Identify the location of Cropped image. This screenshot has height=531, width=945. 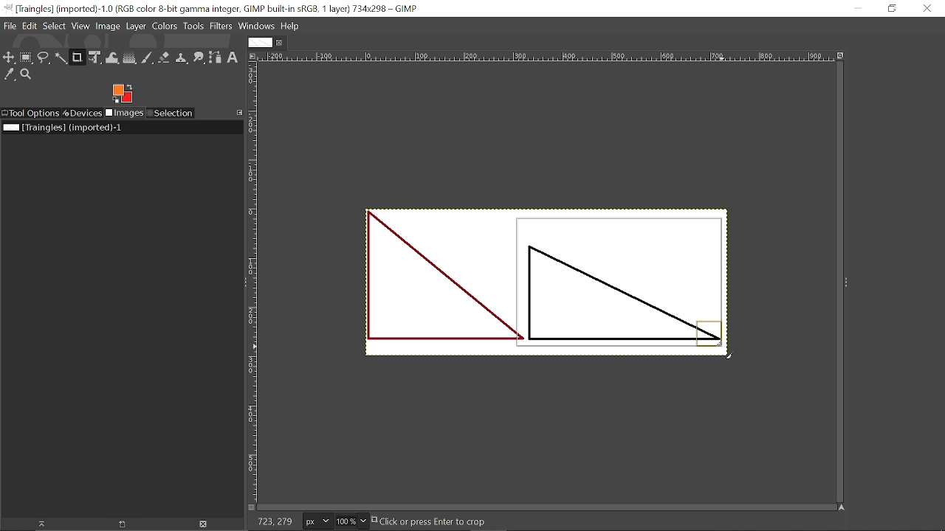
(628, 287).